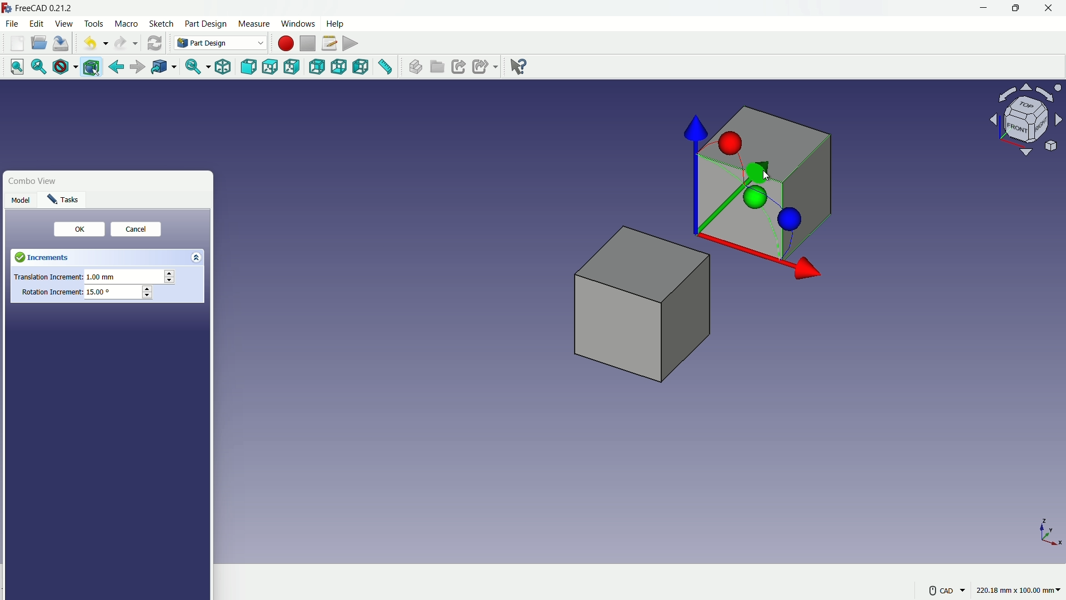  Describe the element at coordinates (515, 66) in the screenshot. I see `help extension` at that location.